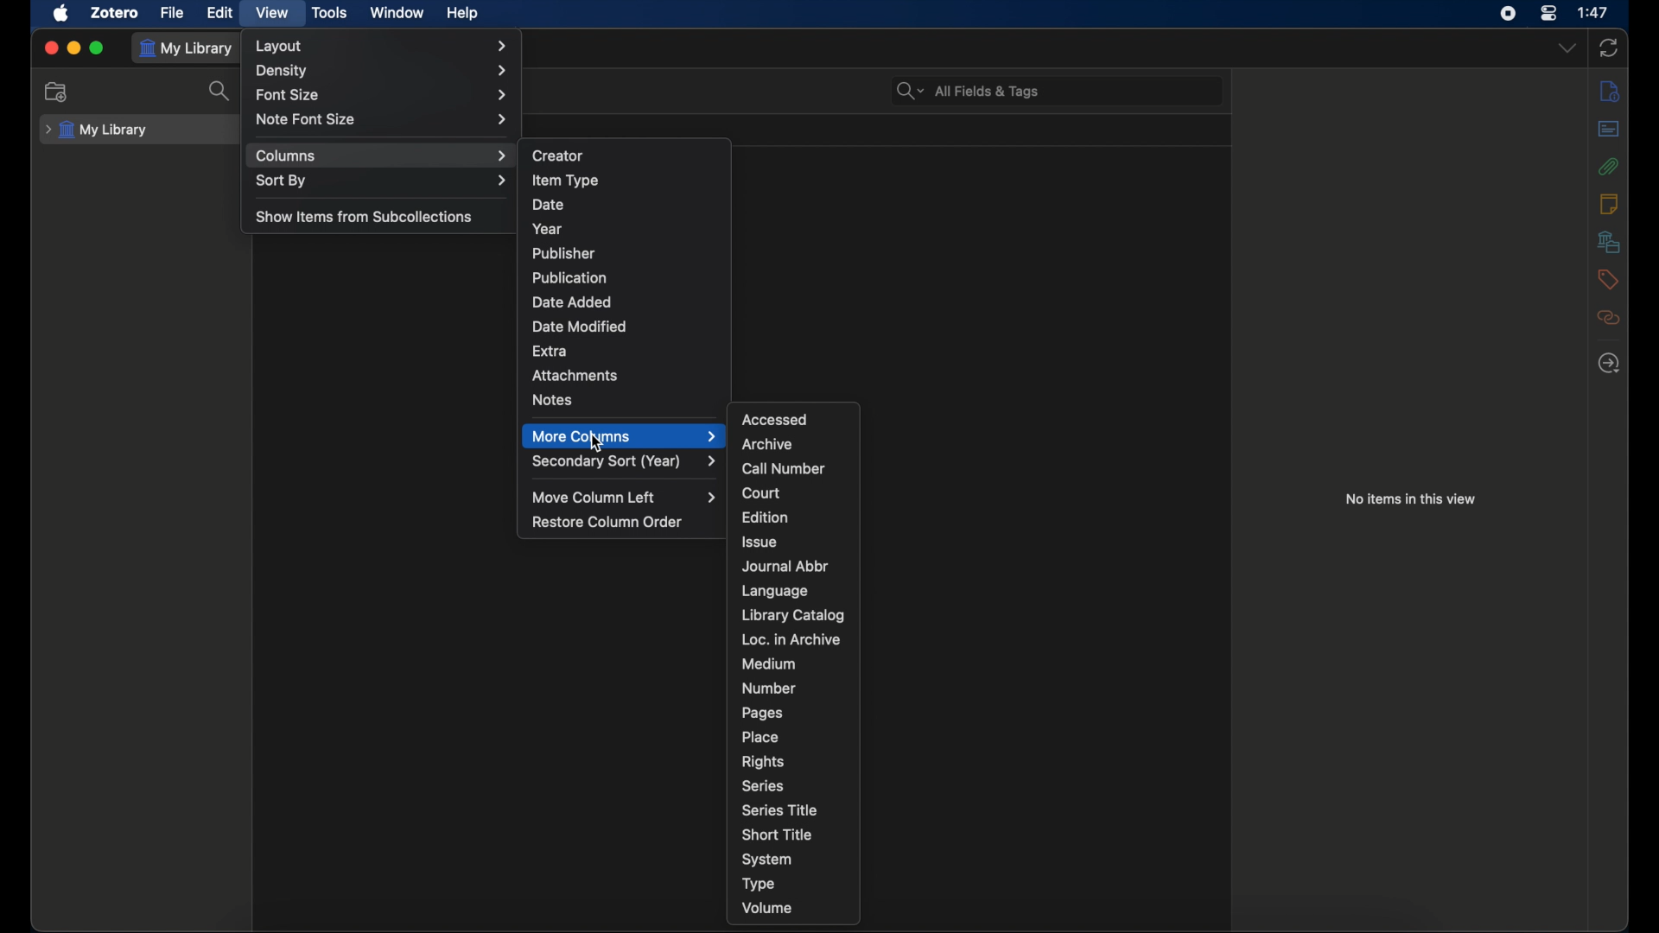 The height and width of the screenshot is (933, 1659). Describe the element at coordinates (776, 419) in the screenshot. I see `accessed` at that location.